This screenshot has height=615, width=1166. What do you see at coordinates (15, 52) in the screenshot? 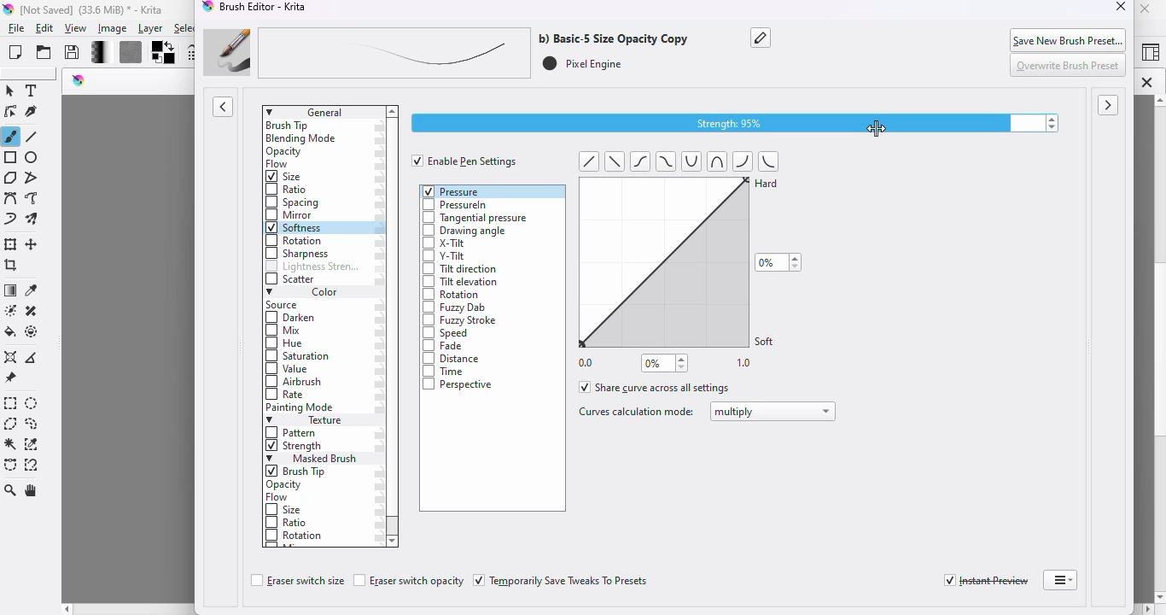
I see `create new document` at bounding box center [15, 52].